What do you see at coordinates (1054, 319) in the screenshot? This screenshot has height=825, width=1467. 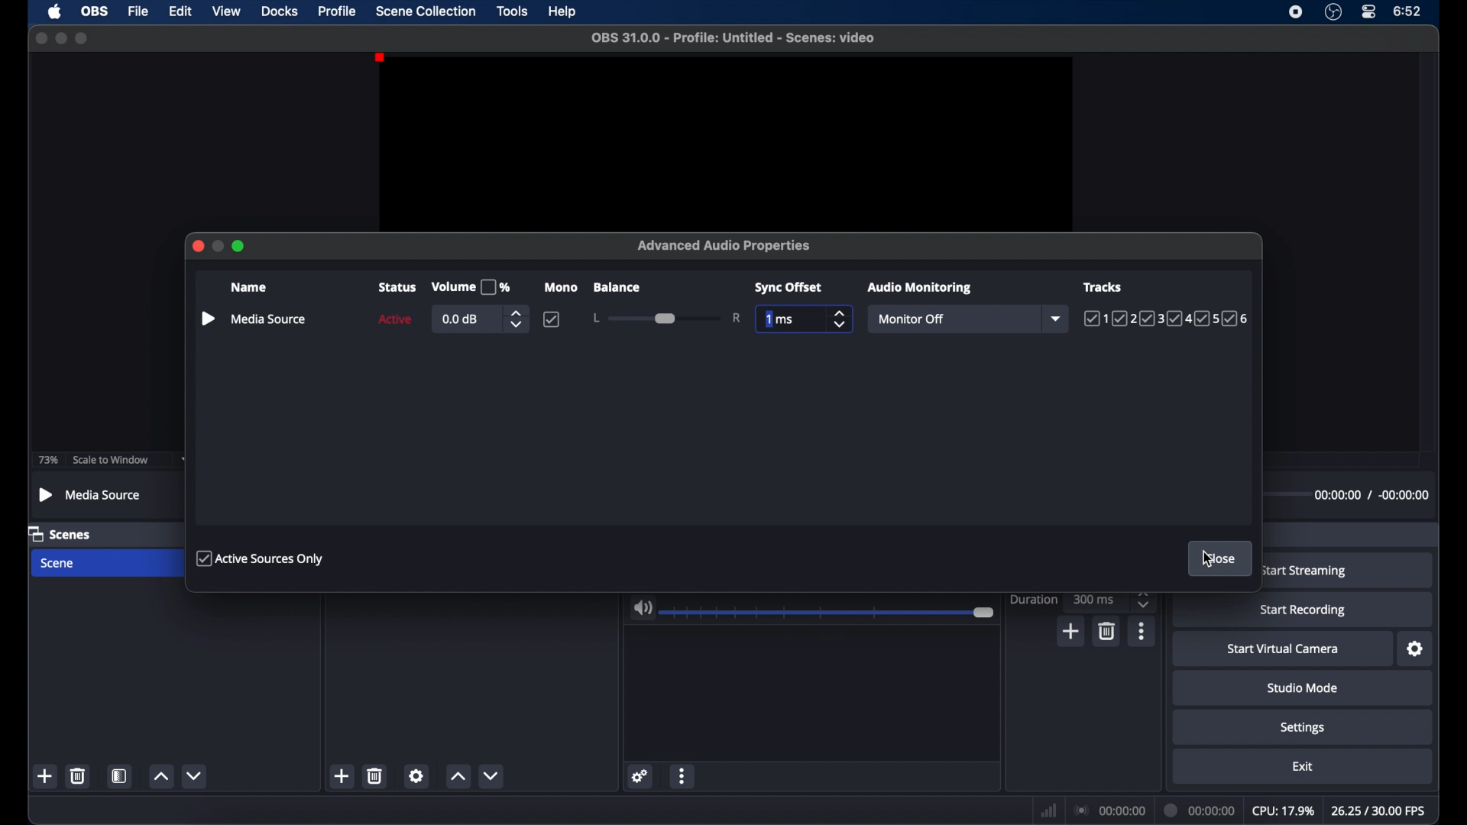 I see `dropdown` at bounding box center [1054, 319].